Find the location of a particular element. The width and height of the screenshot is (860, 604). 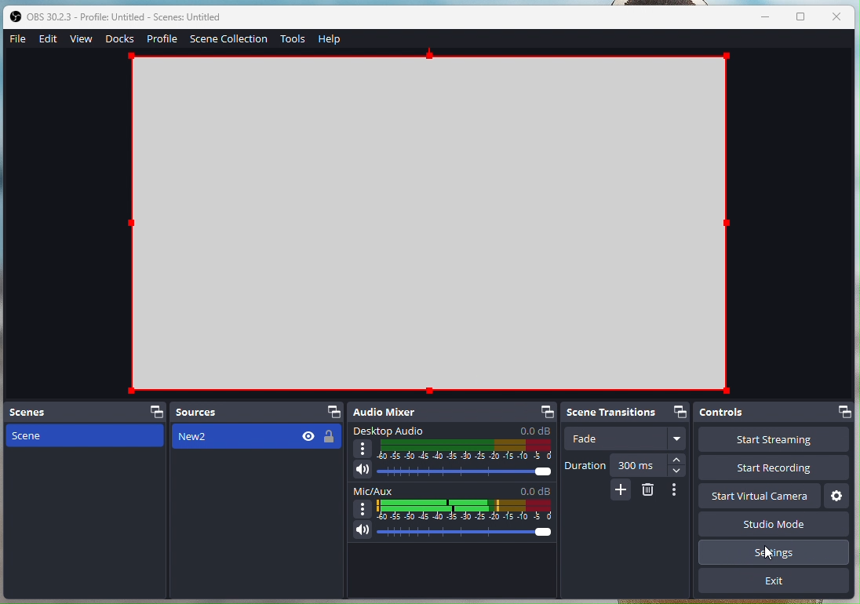

add is located at coordinates (620, 490).